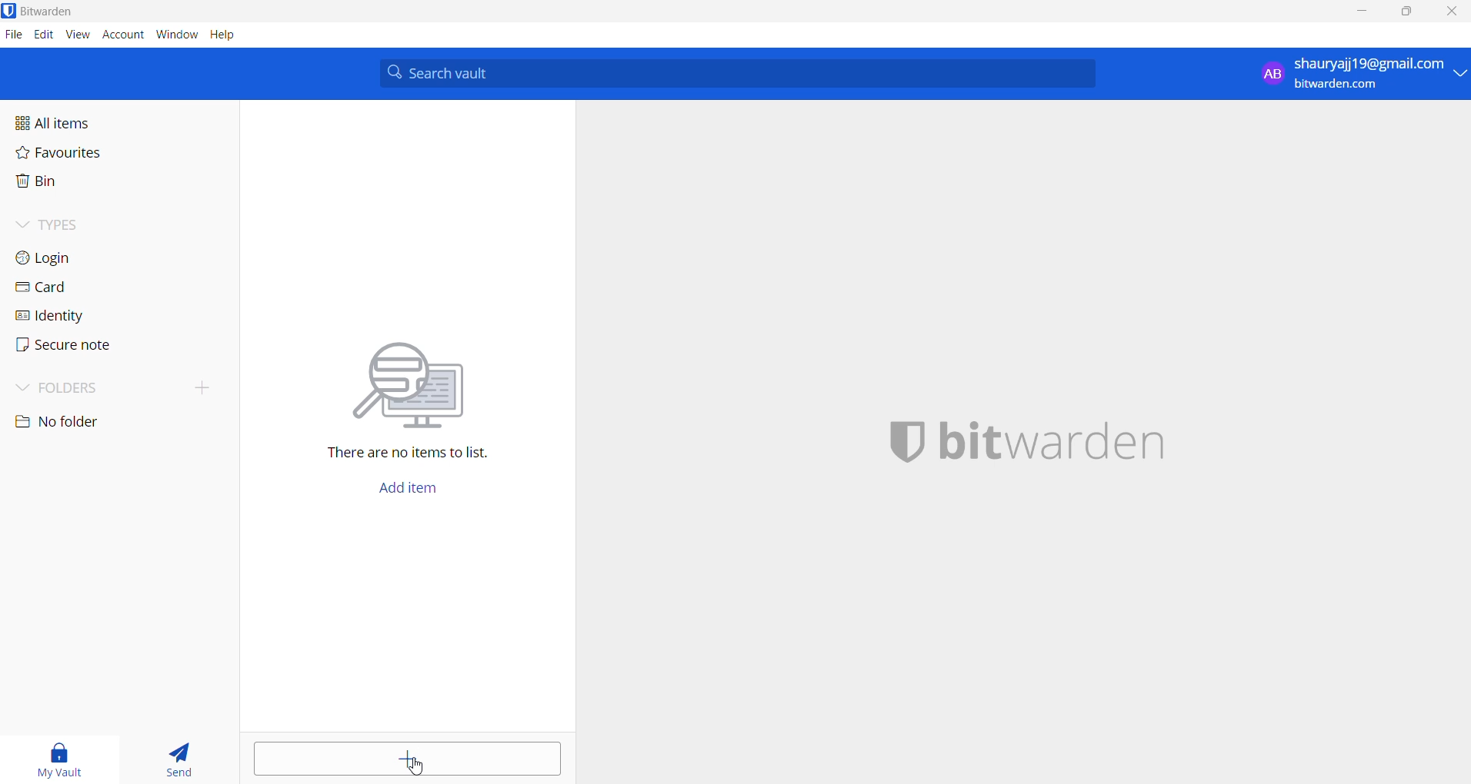  Describe the element at coordinates (1404, 13) in the screenshot. I see `maximize` at that location.